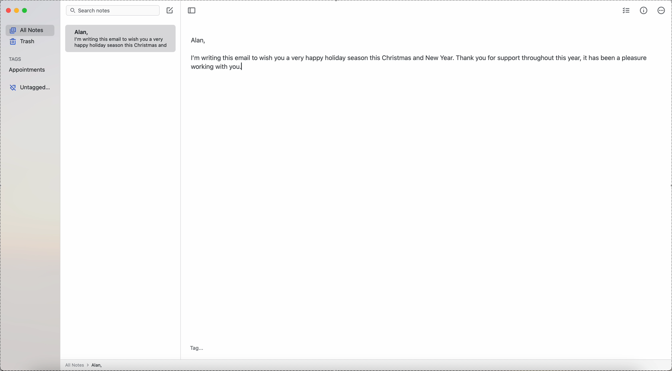  Describe the element at coordinates (644, 11) in the screenshot. I see `metrics` at that location.